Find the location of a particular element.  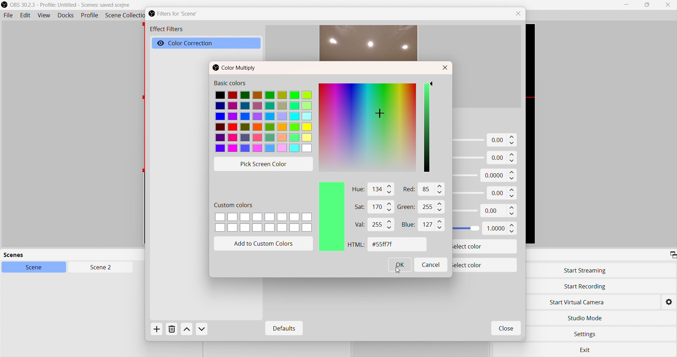

Custom Colors is located at coordinates (264, 219).